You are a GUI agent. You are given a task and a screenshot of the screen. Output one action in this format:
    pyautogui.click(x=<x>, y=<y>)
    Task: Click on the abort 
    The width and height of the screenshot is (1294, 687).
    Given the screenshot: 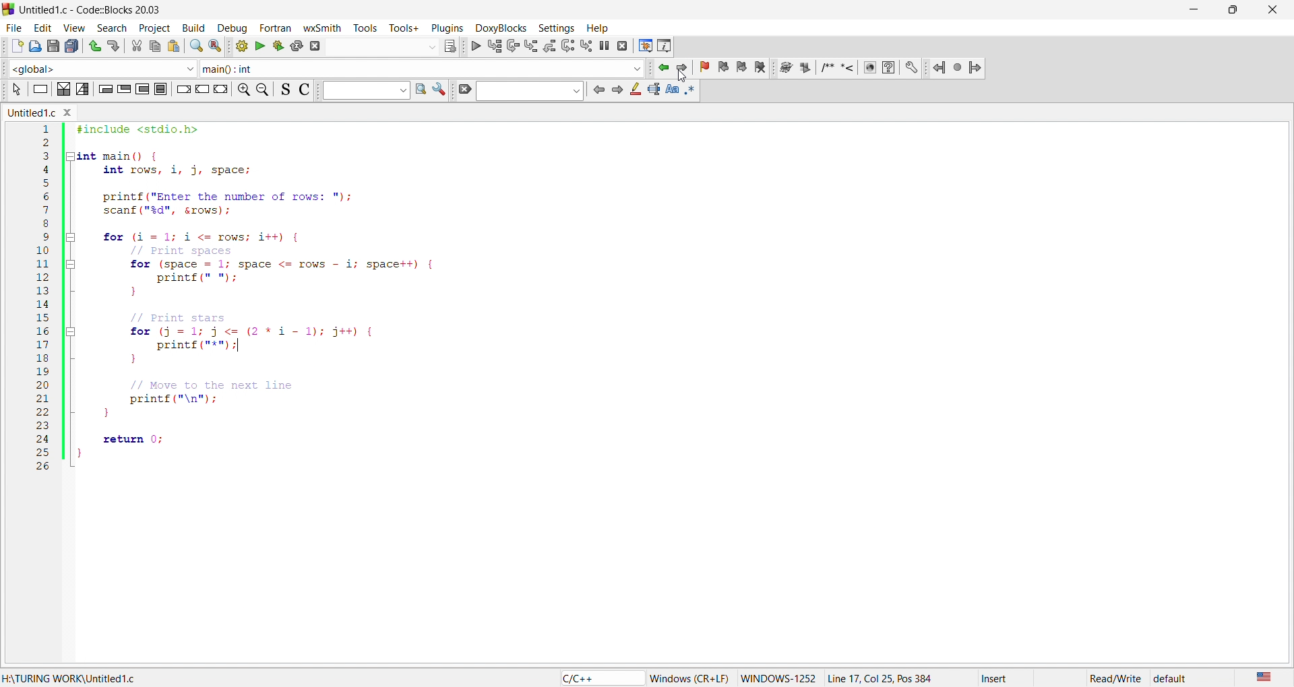 What is the action you would take?
    pyautogui.click(x=317, y=46)
    